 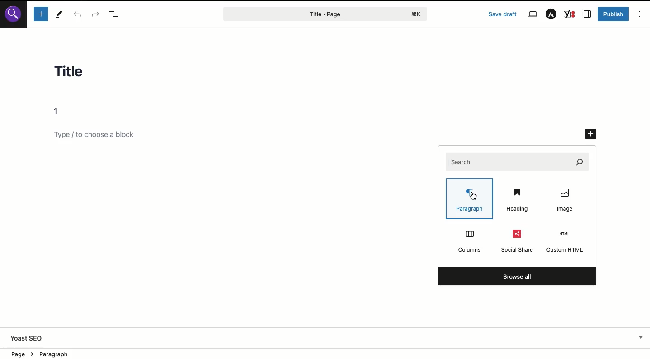 I want to click on Add block, so click(x=41, y=14).